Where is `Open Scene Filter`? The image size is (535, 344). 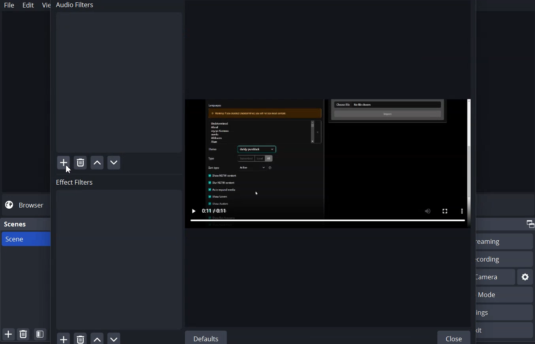 Open Scene Filter is located at coordinates (40, 334).